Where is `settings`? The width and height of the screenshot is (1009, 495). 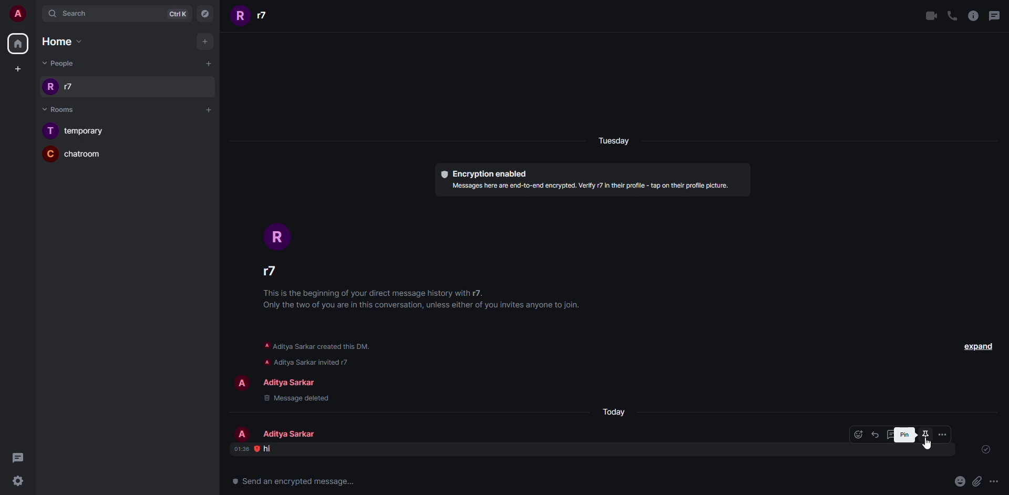
settings is located at coordinates (17, 480).